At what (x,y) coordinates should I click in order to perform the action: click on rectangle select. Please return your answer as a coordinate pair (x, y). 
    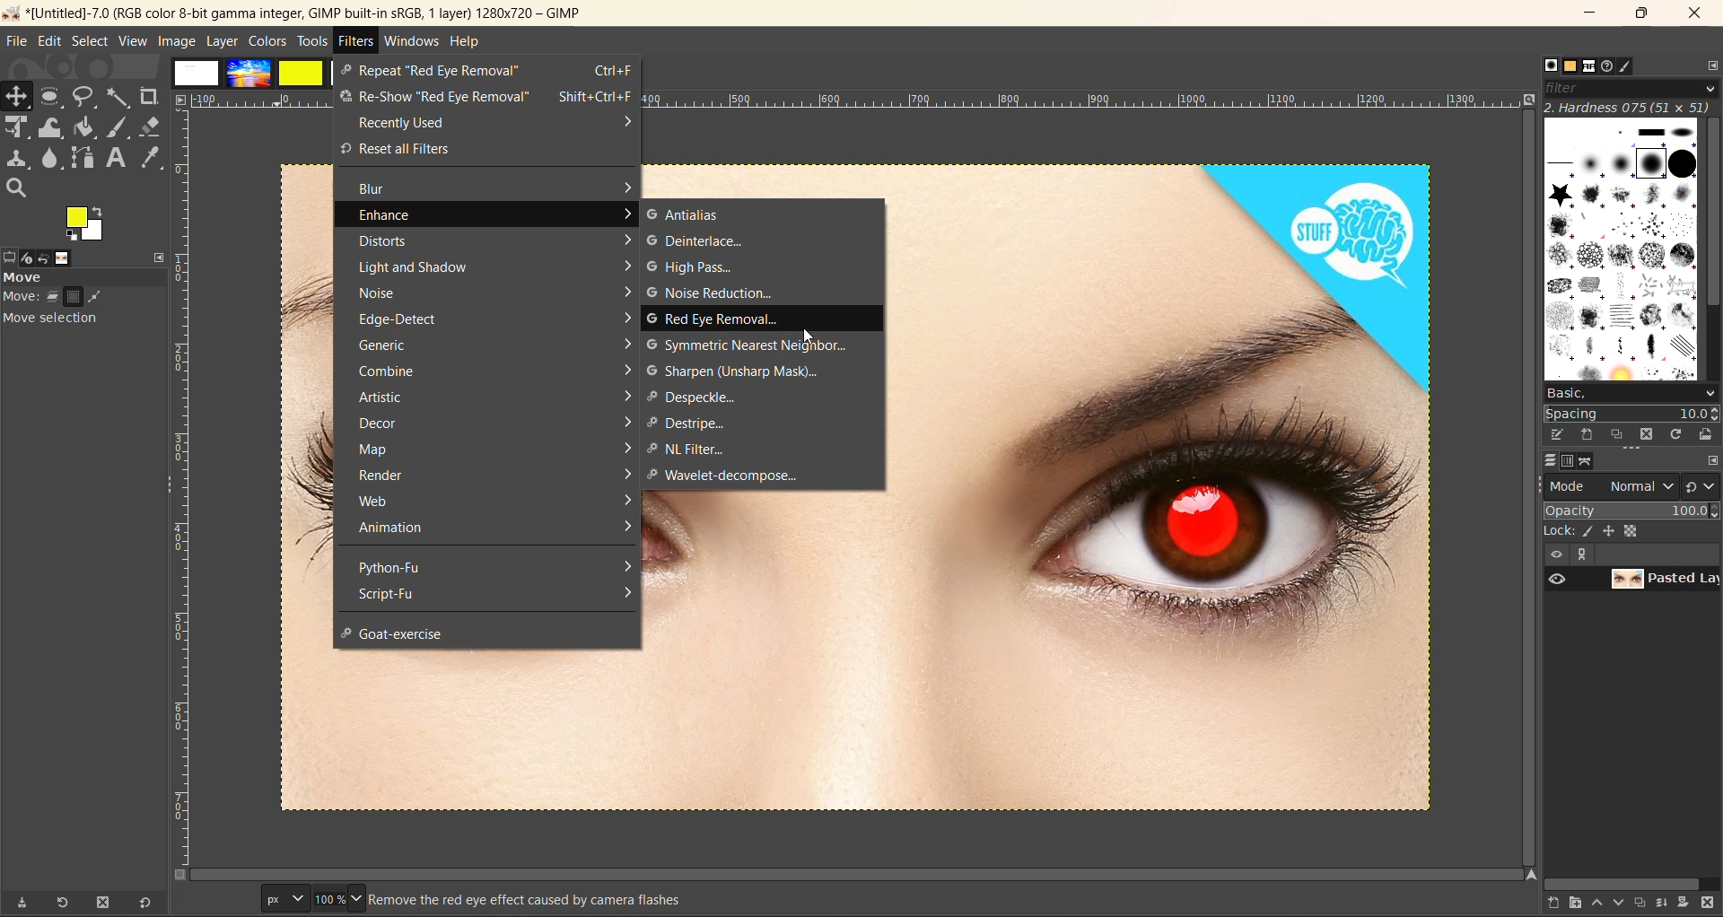
    Looking at the image, I should click on (54, 97).